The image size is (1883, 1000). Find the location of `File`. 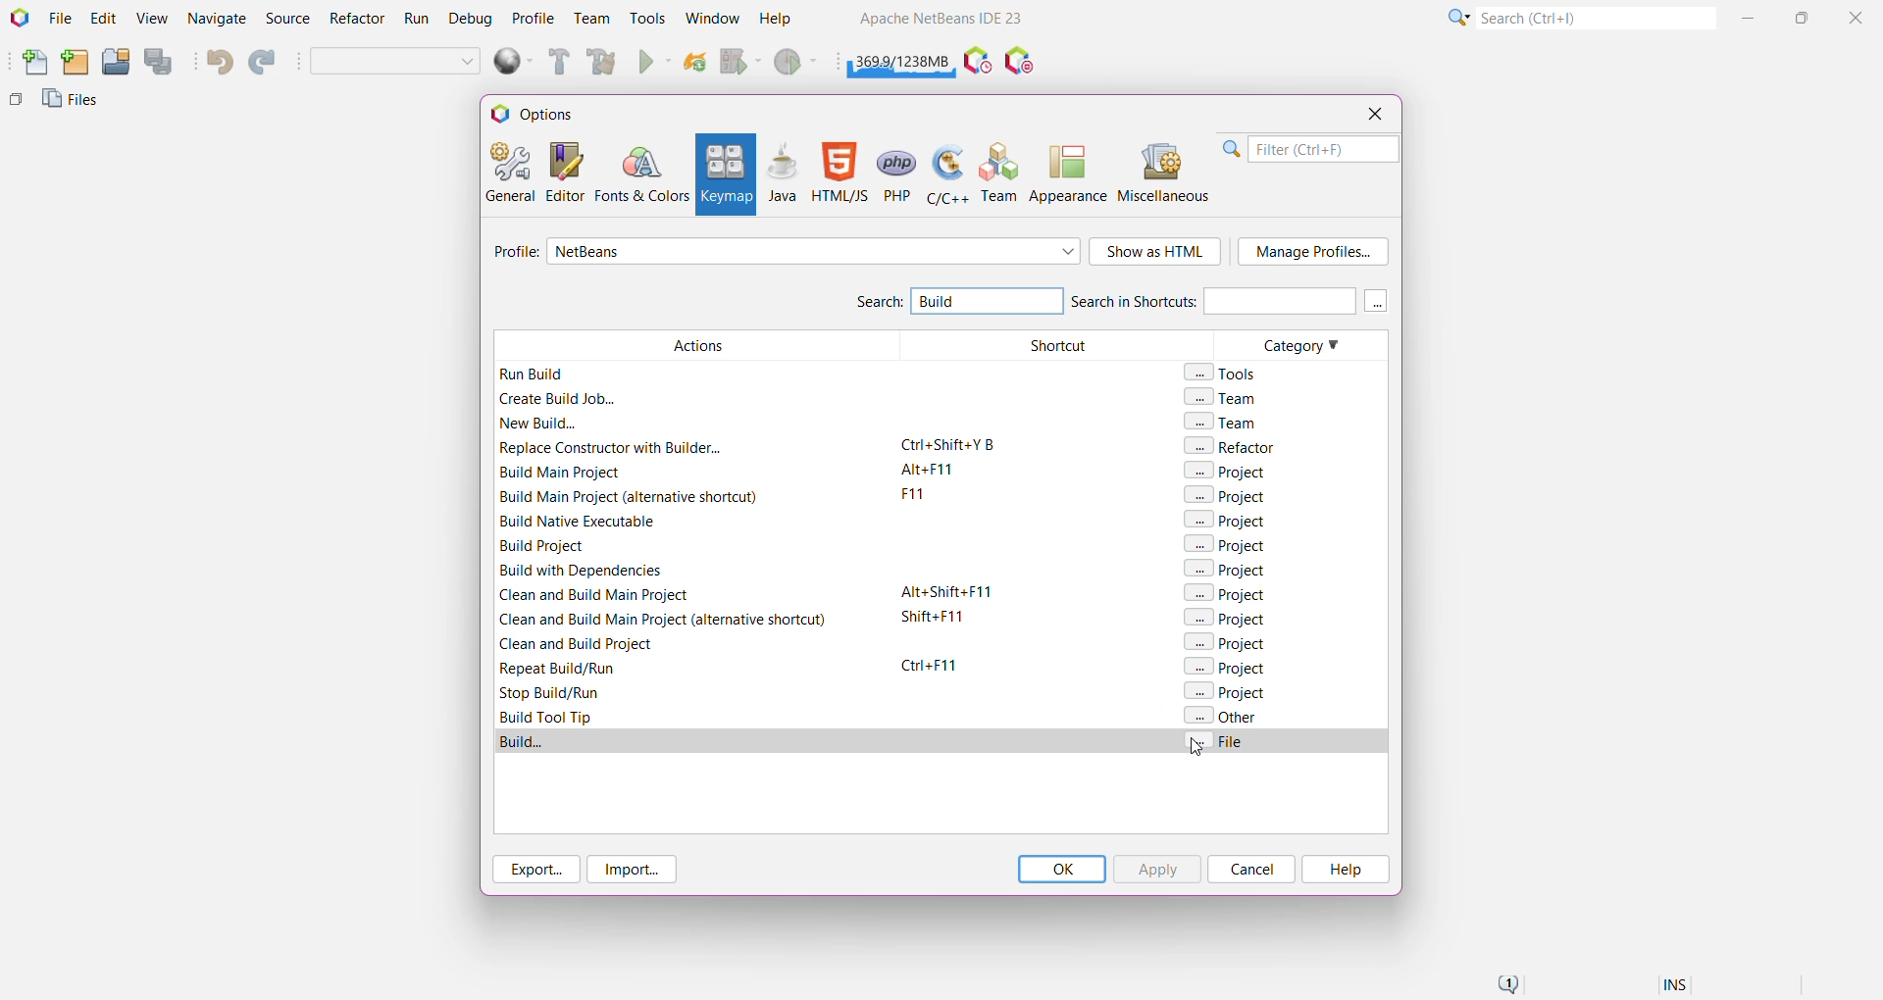

File is located at coordinates (60, 19).